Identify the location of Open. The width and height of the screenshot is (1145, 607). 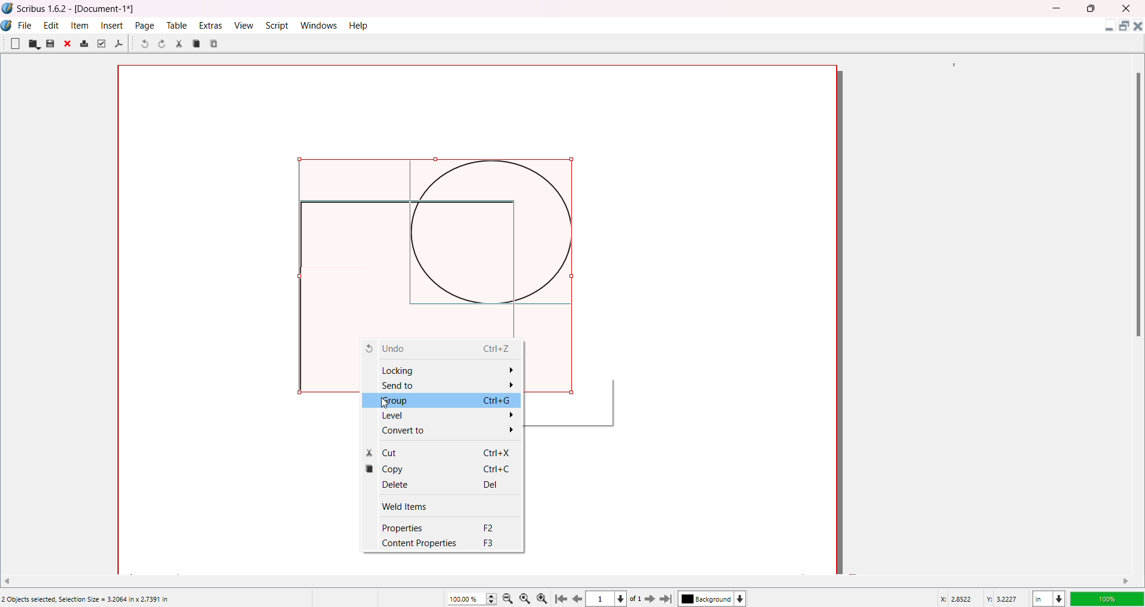
(34, 44).